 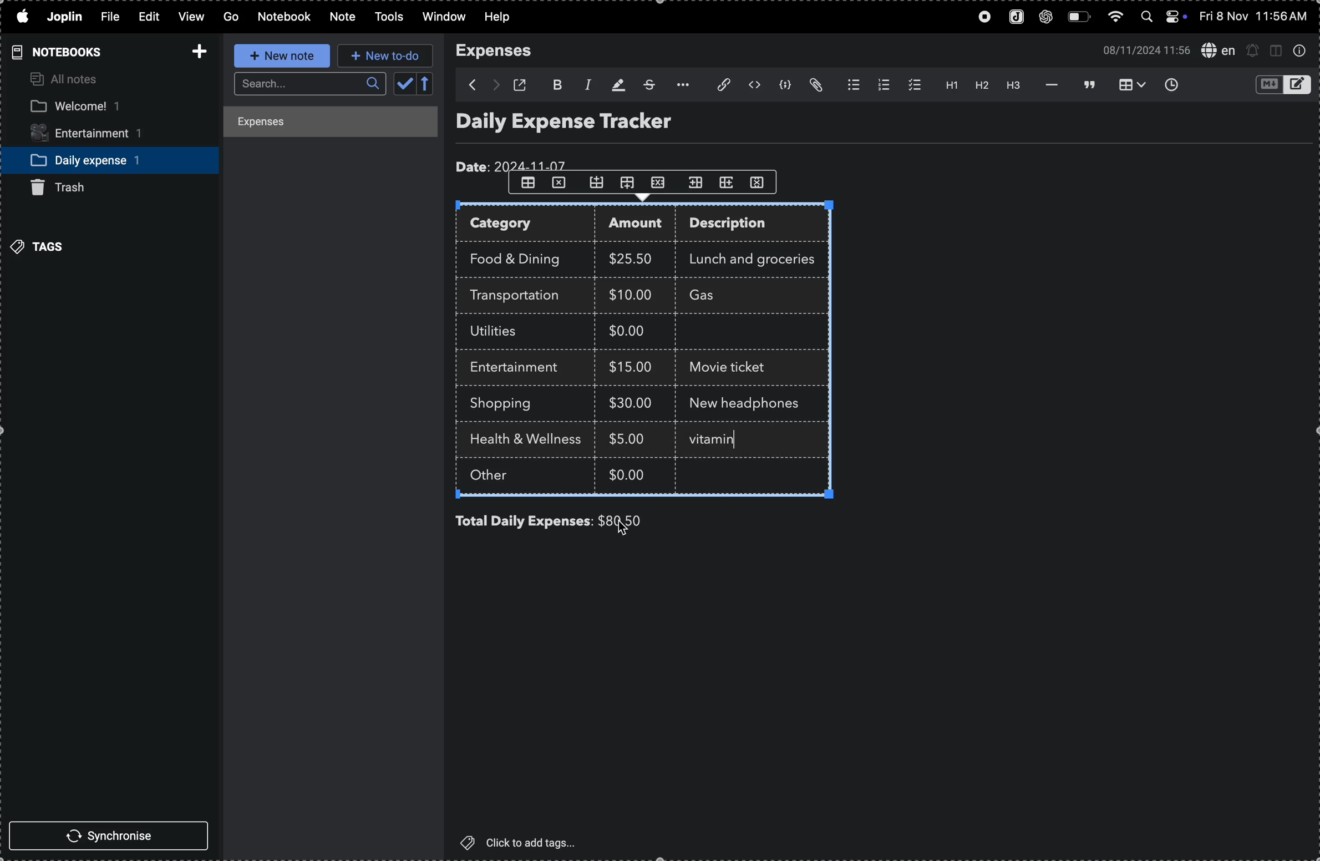 I want to click on bulletlist, so click(x=851, y=85).